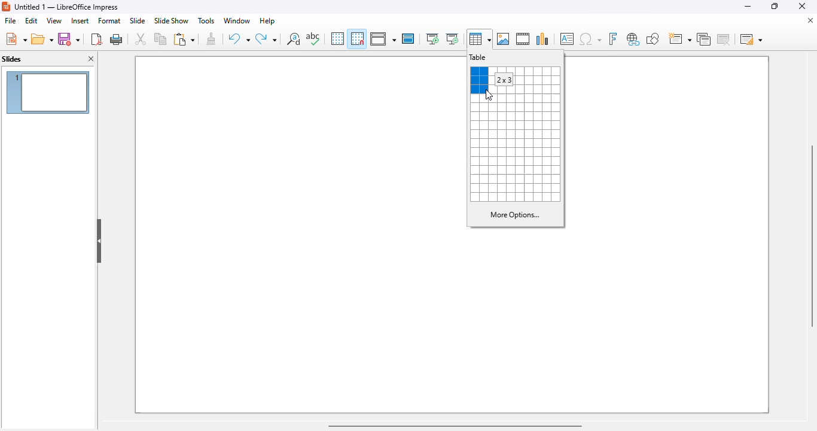  I want to click on more options, so click(516, 214).